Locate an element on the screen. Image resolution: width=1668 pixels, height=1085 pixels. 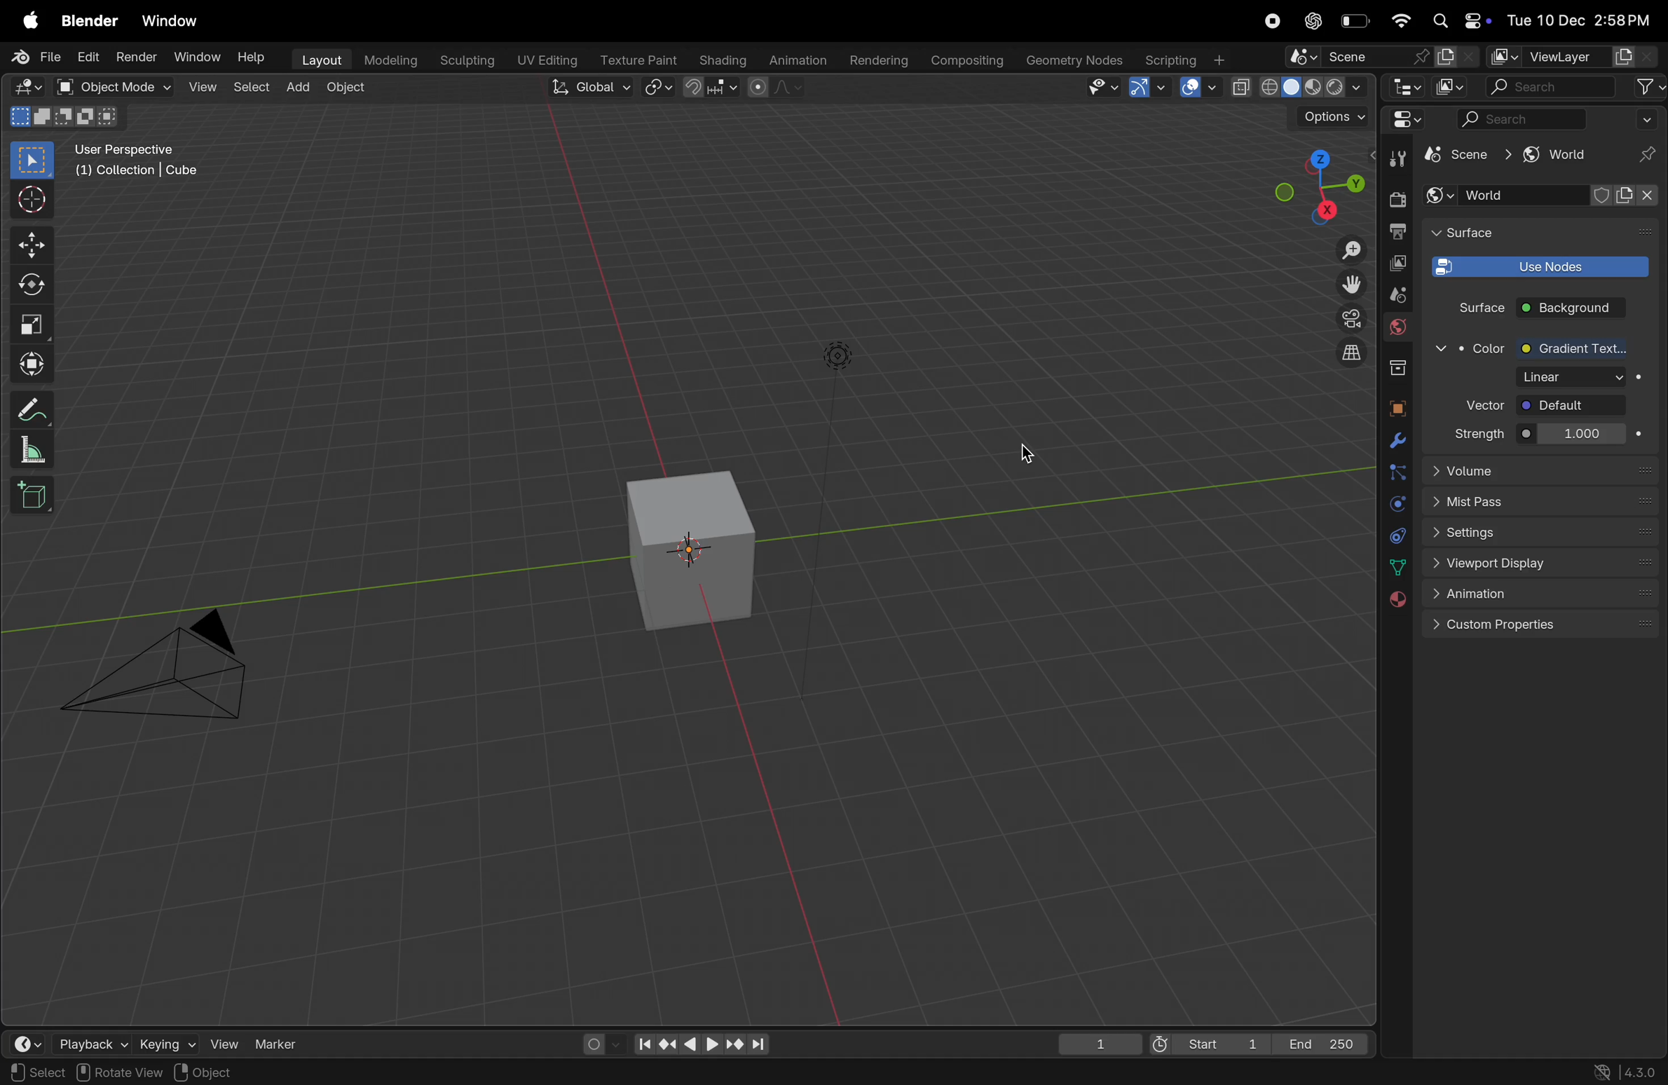
Composting is located at coordinates (970, 62).